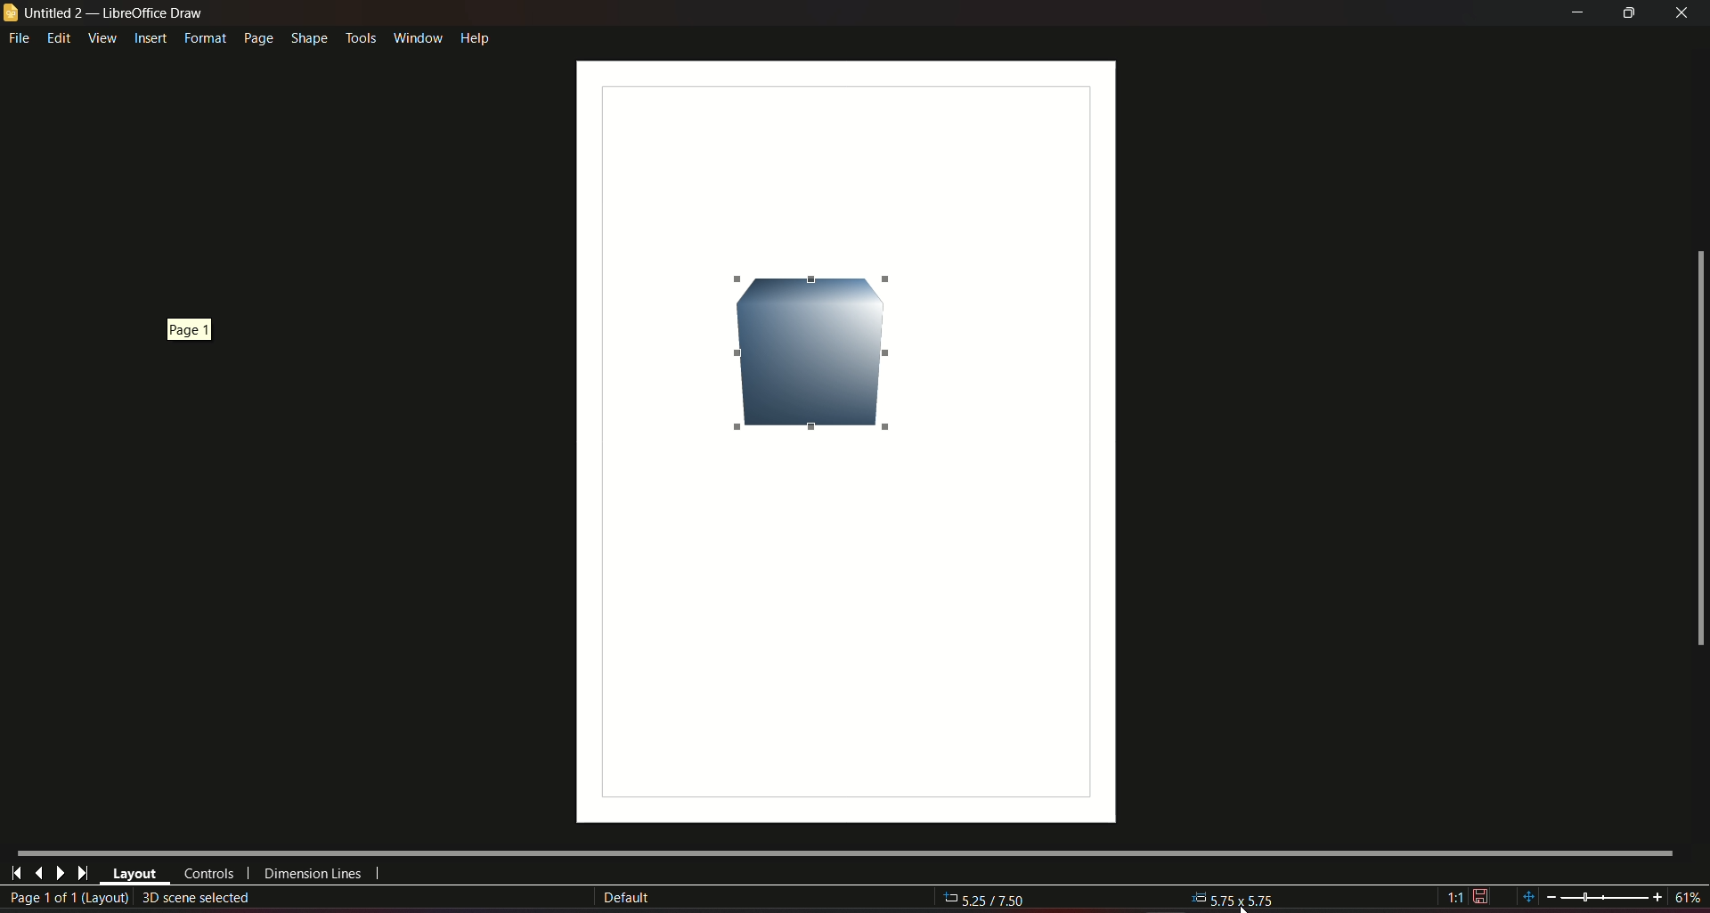 This screenshot has height=913, width=1710. Describe the element at coordinates (808, 352) in the screenshot. I see `Cube` at that location.